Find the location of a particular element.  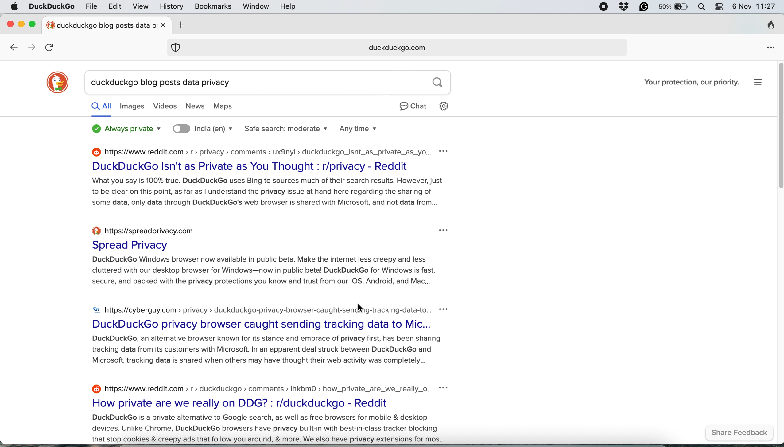

cursor is located at coordinates (363, 308).